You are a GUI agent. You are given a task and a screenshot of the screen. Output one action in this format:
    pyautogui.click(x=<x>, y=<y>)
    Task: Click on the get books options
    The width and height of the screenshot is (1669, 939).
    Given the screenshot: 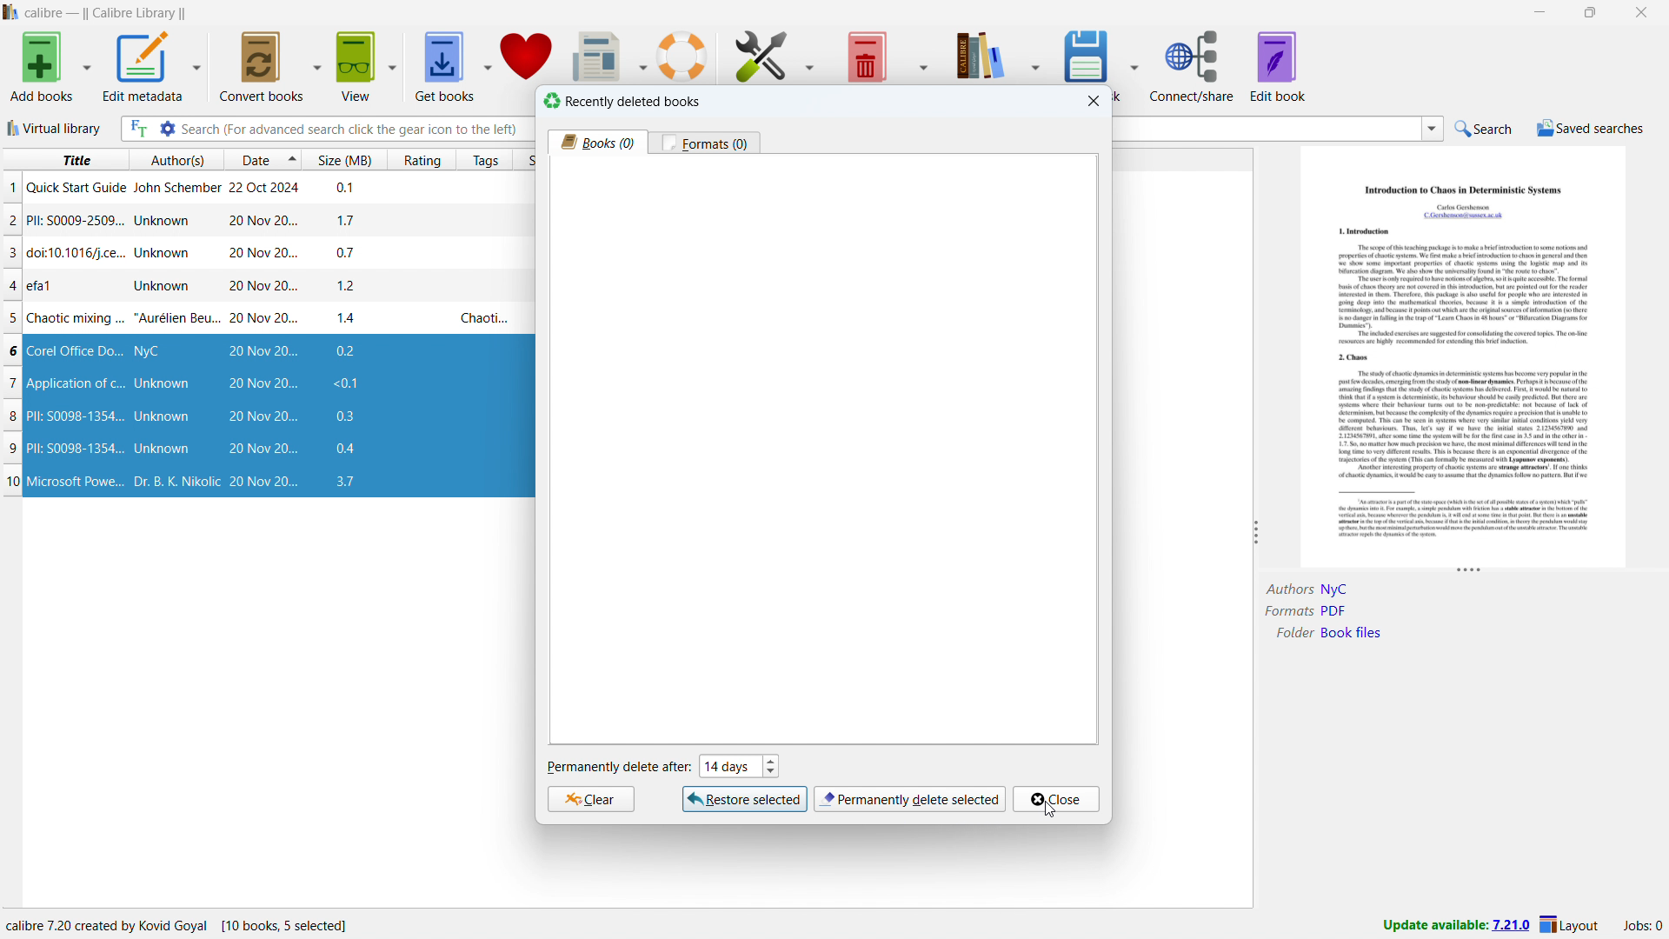 What is the action you would take?
    pyautogui.click(x=486, y=65)
    